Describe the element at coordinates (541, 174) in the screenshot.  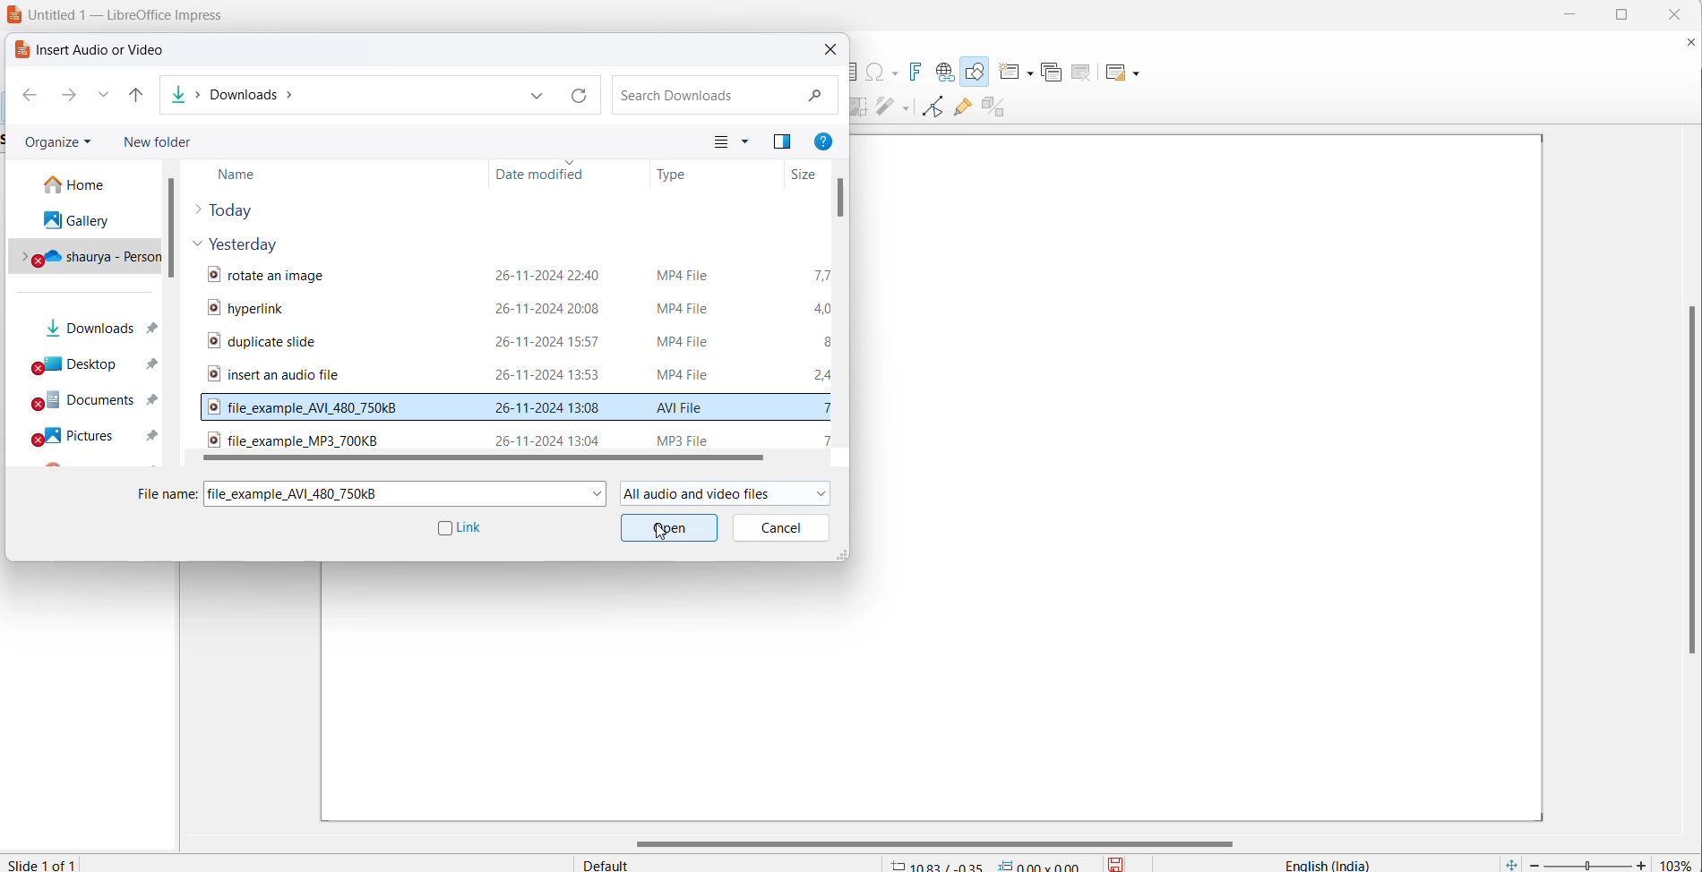
I see `date modified heading` at that location.